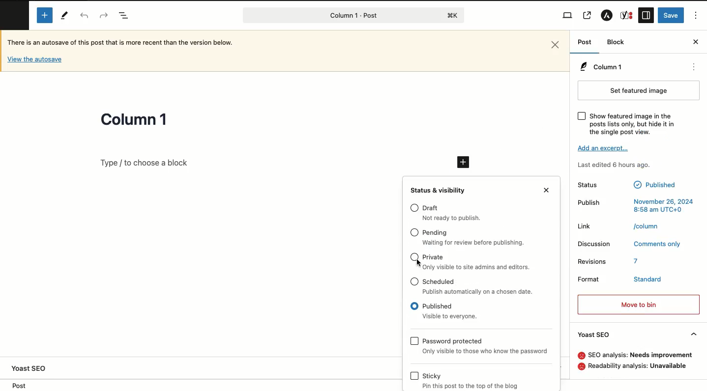  I want to click on Checkbox, so click(415, 376).